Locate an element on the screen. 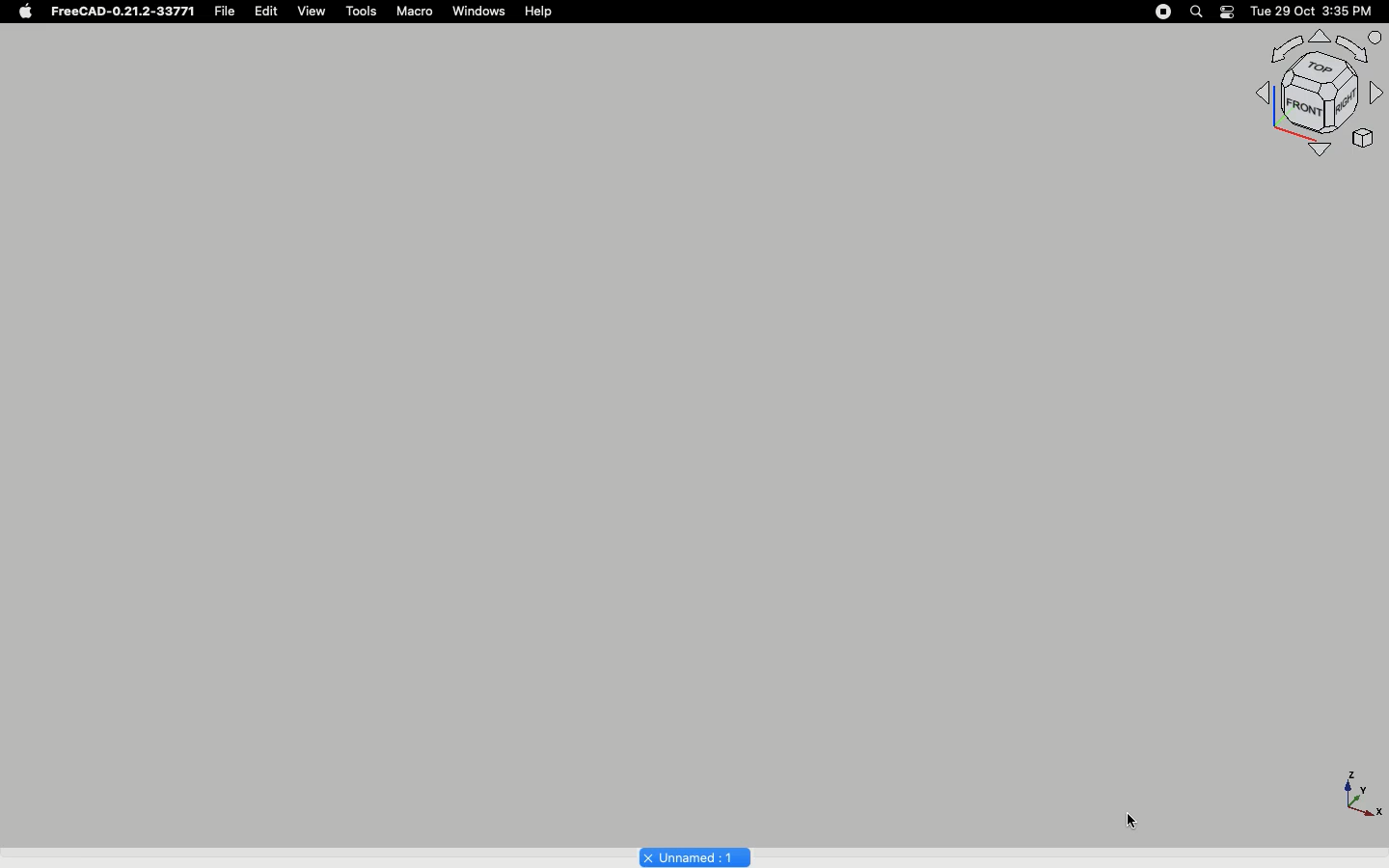  Unnamed 1 is located at coordinates (689, 856).